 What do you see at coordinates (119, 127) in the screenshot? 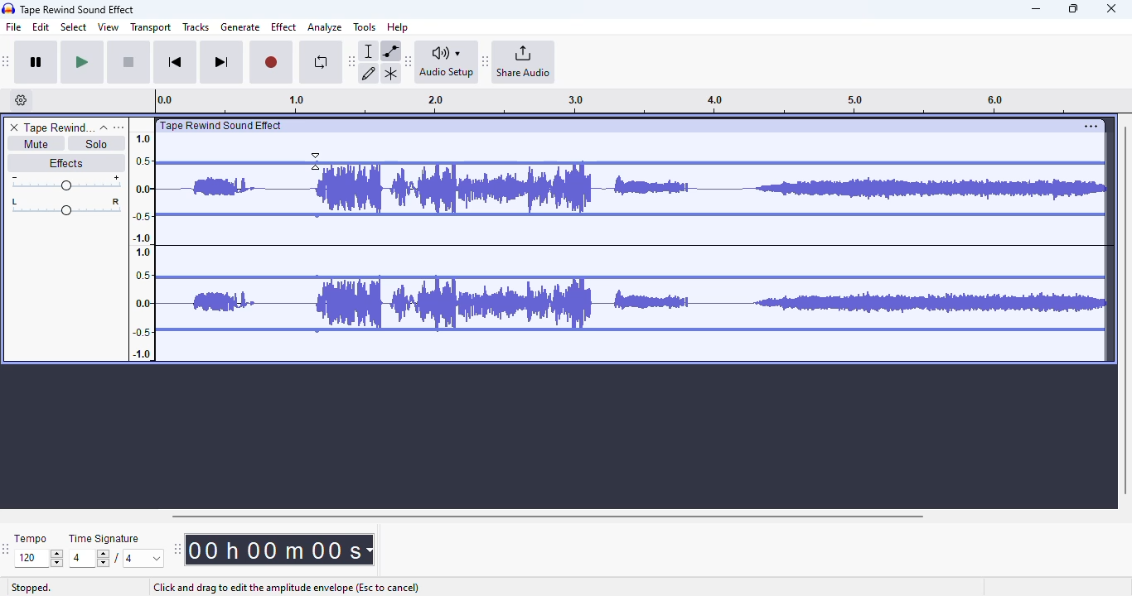
I see `open menu` at bounding box center [119, 127].